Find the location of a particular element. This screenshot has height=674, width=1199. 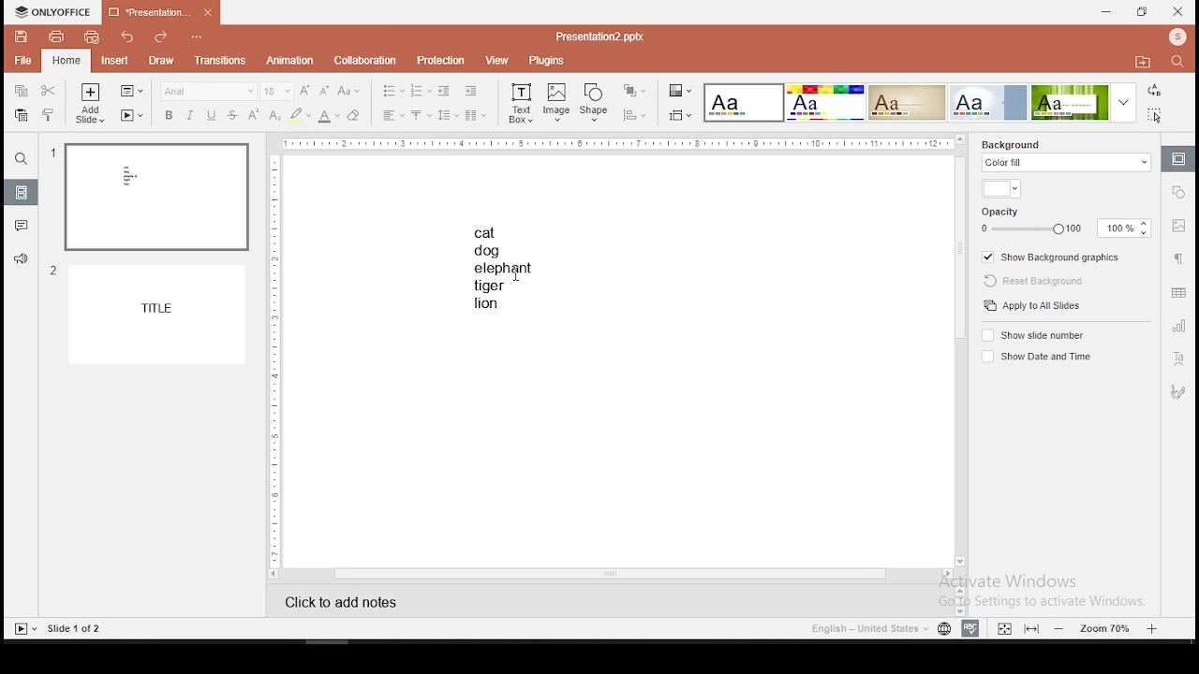

presentation is located at coordinates (157, 12).